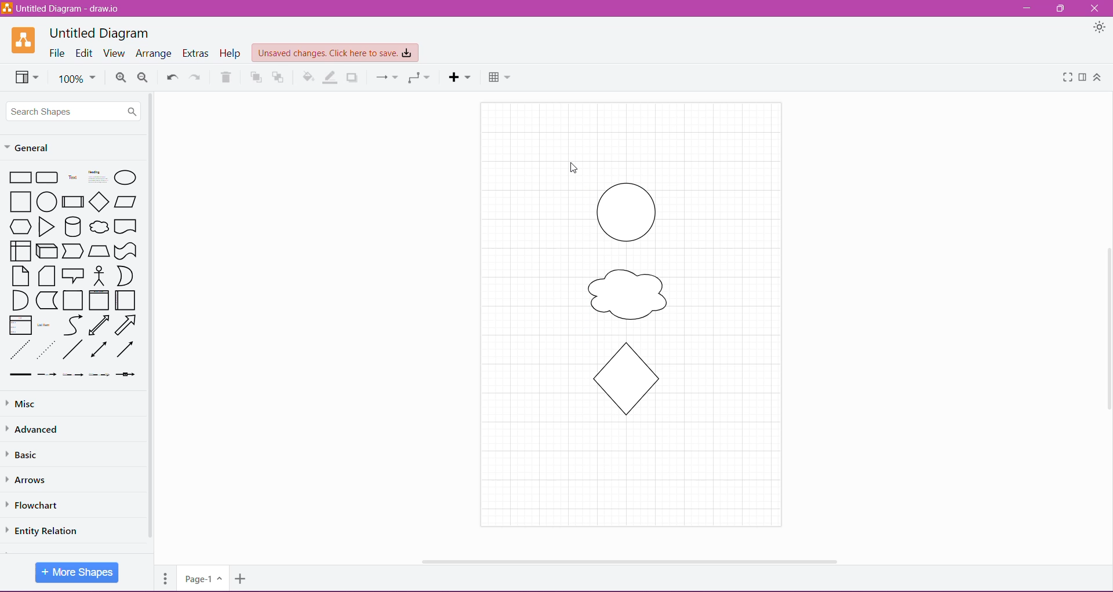 This screenshot has height=592, width=1113. Describe the element at coordinates (171, 76) in the screenshot. I see `Undo` at that location.